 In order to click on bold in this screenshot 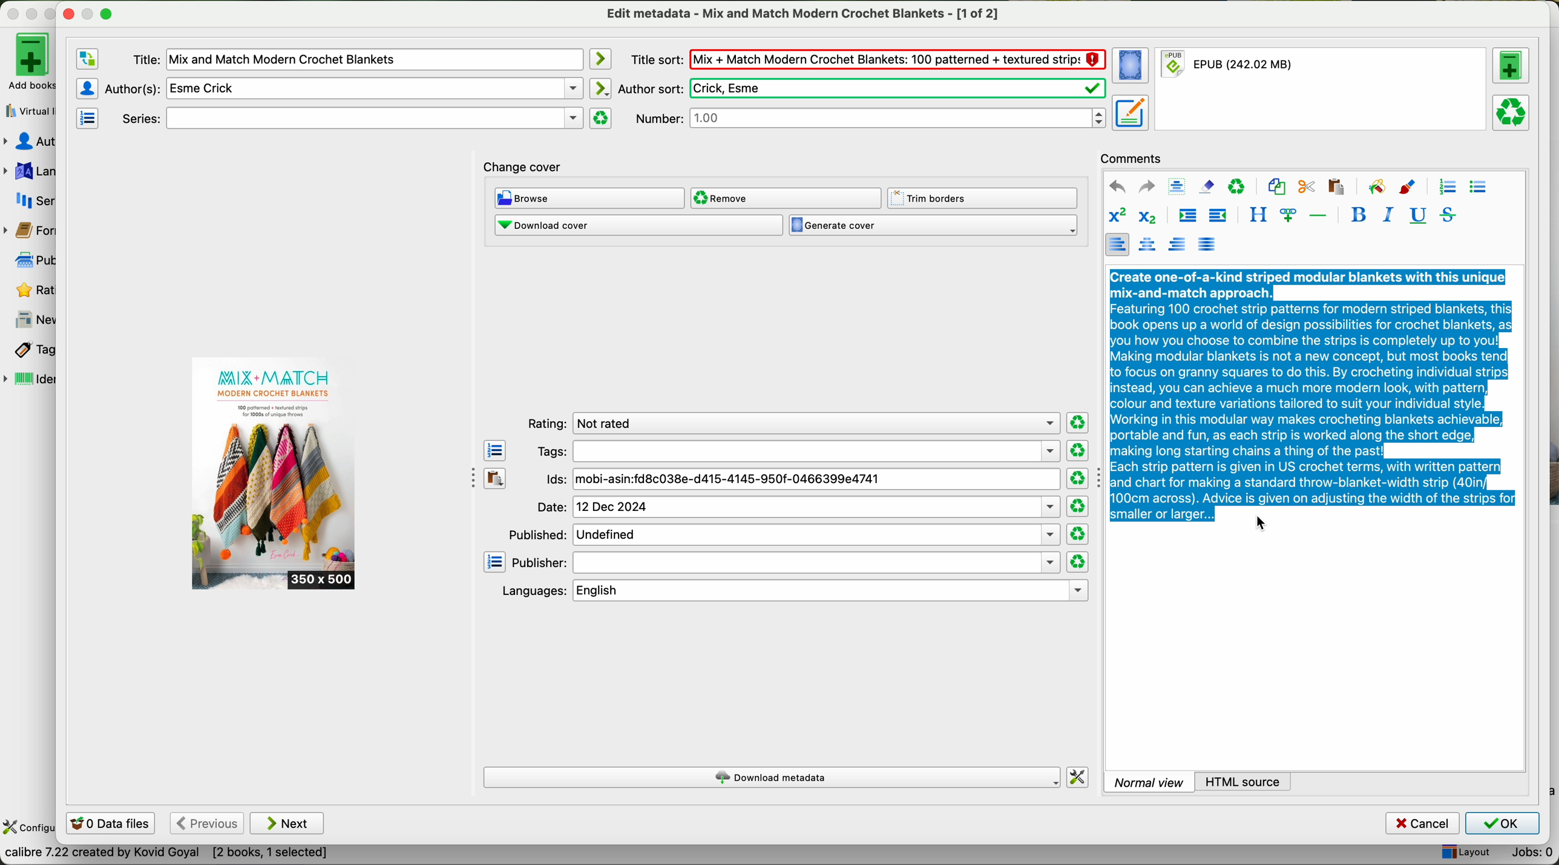, I will do `click(1359, 214)`.